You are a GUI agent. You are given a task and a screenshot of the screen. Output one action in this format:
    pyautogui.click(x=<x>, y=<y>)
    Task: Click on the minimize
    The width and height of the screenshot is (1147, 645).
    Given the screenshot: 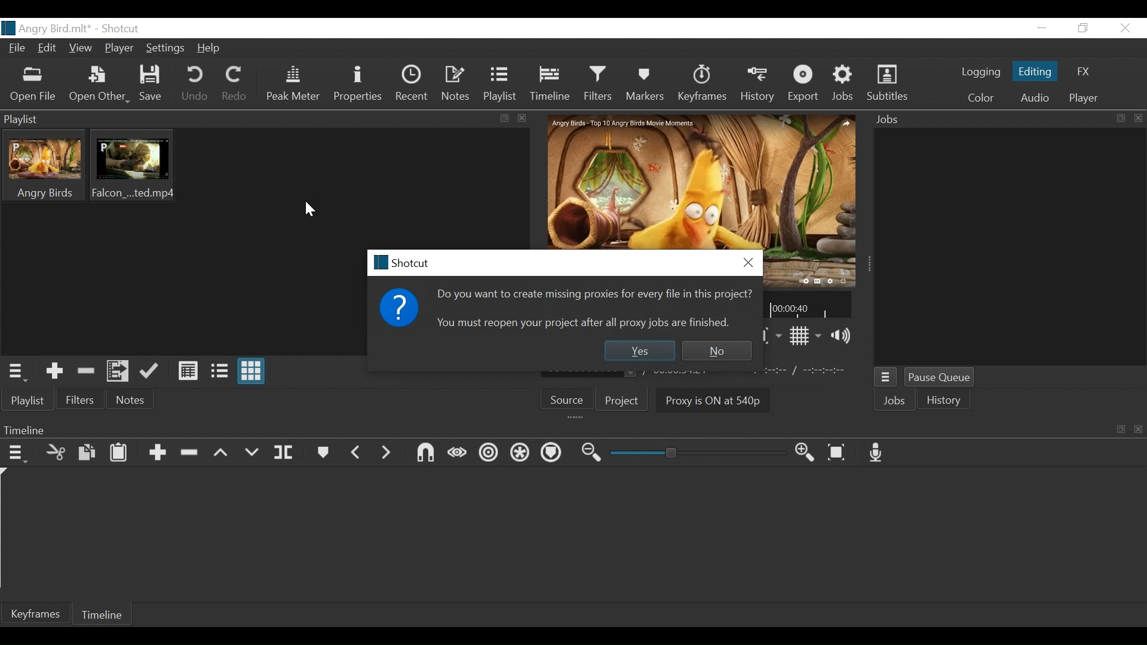 What is the action you would take?
    pyautogui.click(x=1041, y=29)
    